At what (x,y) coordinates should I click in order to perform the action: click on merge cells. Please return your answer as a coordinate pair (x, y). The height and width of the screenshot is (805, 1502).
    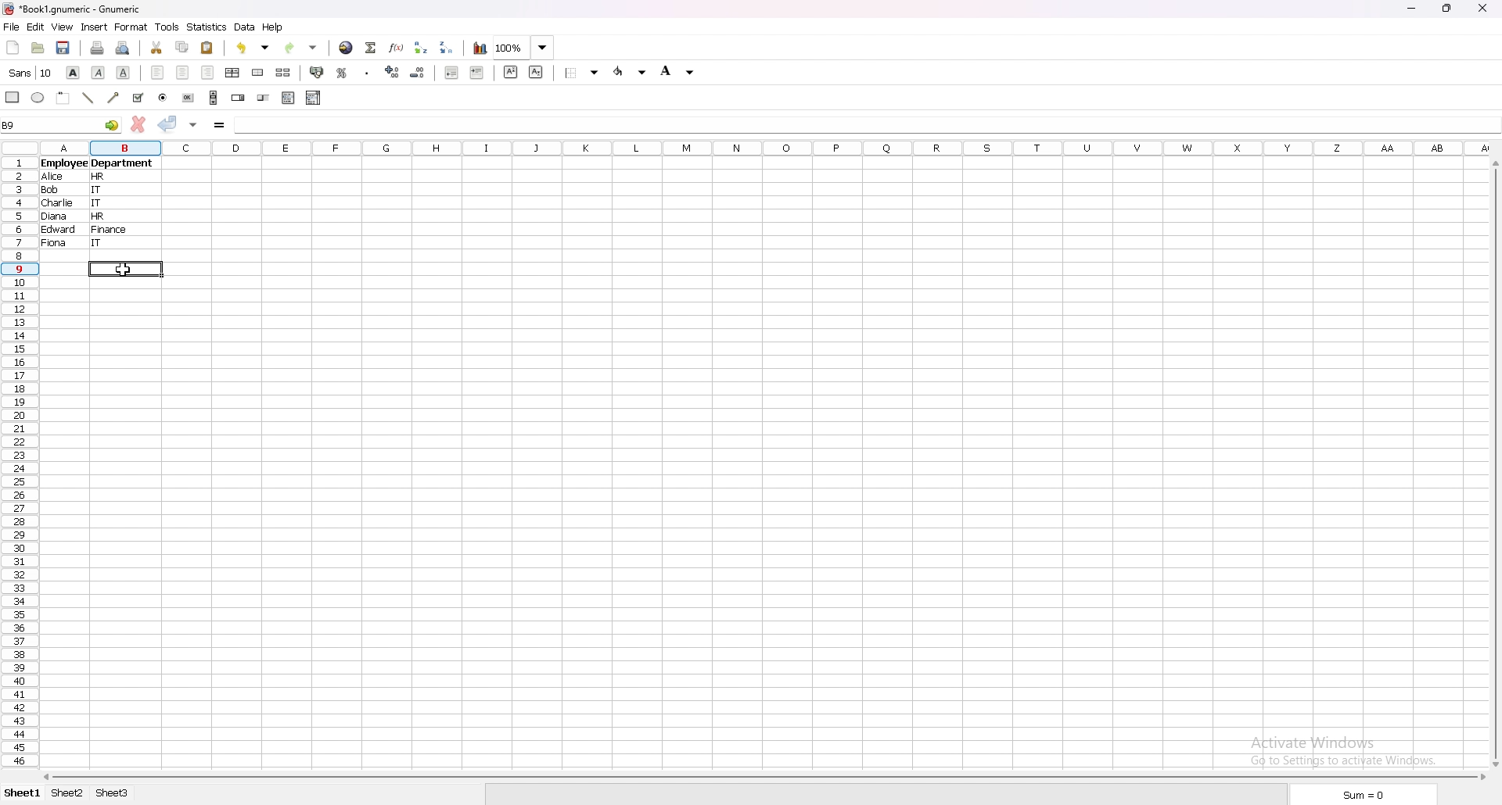
    Looking at the image, I should click on (258, 73).